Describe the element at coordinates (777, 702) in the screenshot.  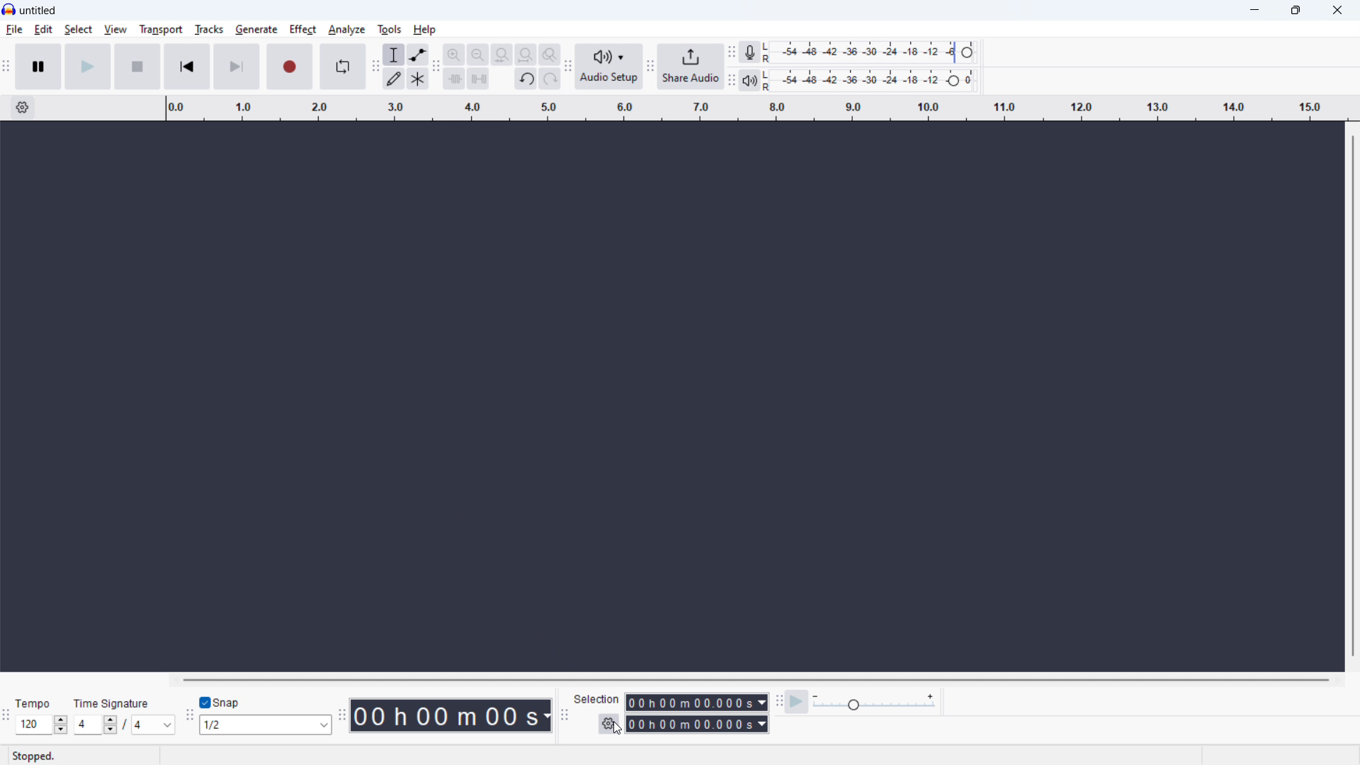
I see `play at speed toolbar` at that location.